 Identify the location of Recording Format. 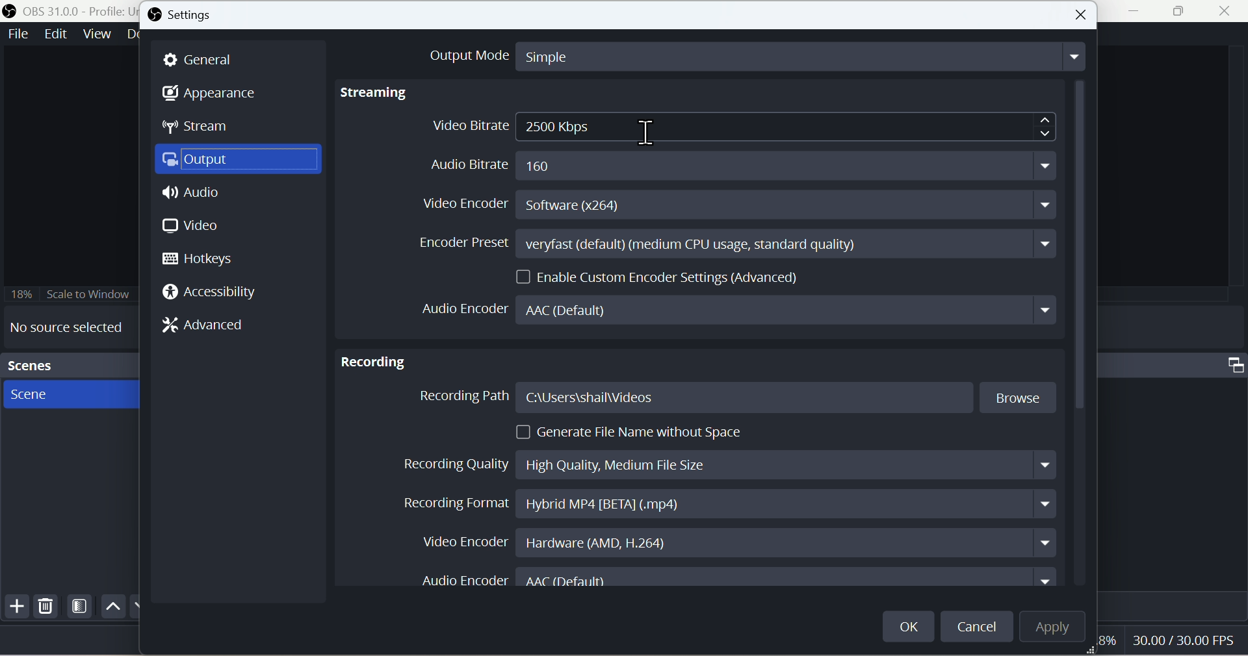
(724, 504).